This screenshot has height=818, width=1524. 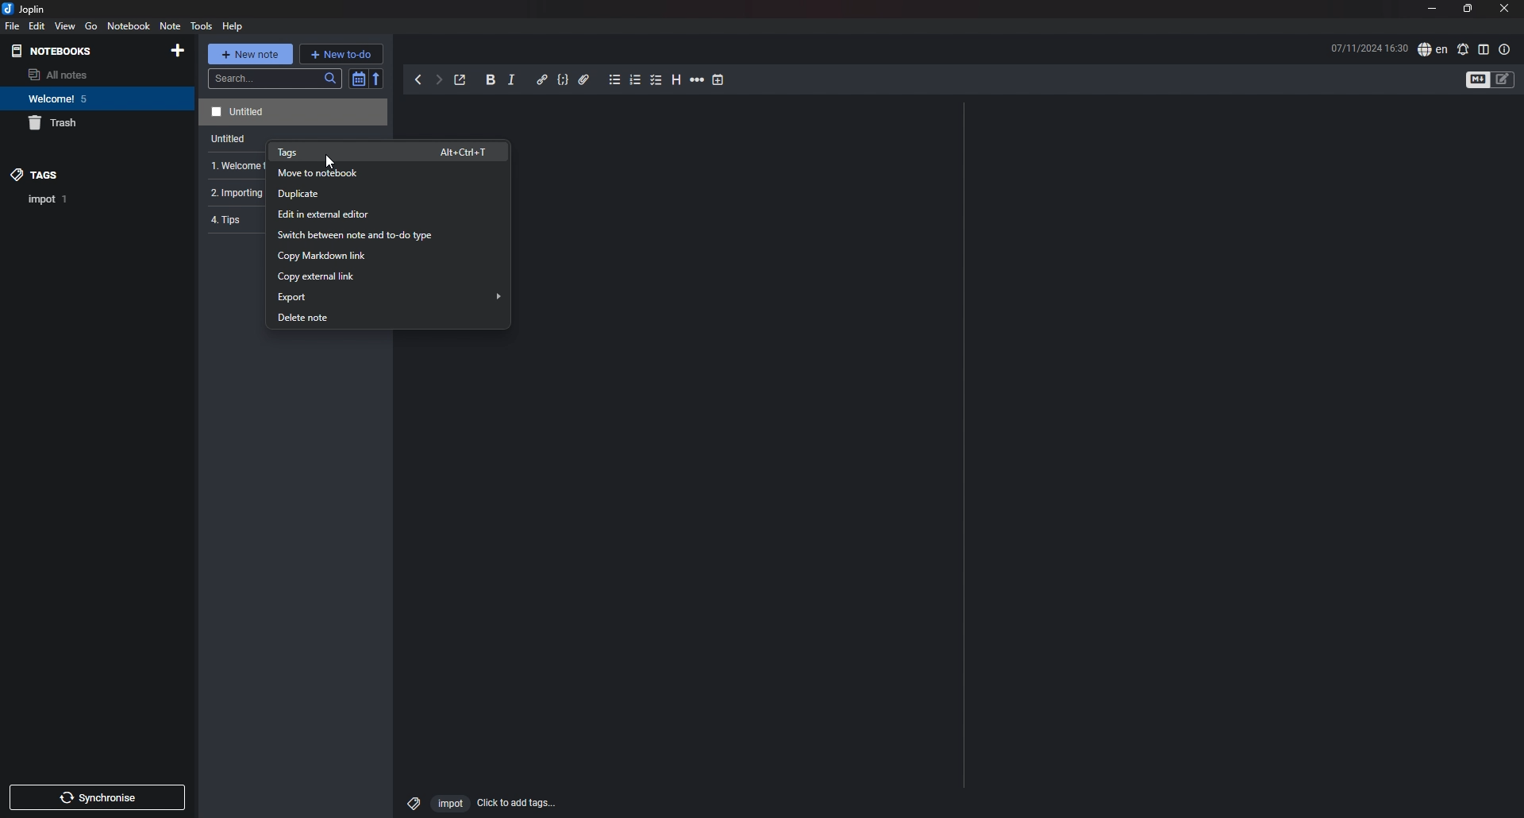 What do you see at coordinates (460, 81) in the screenshot?
I see `toggle external editing` at bounding box center [460, 81].